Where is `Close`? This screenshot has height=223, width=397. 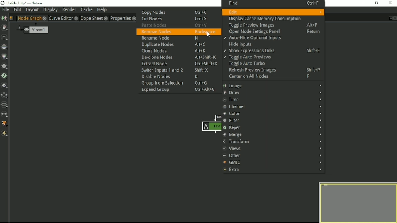 Close is located at coordinates (394, 18).